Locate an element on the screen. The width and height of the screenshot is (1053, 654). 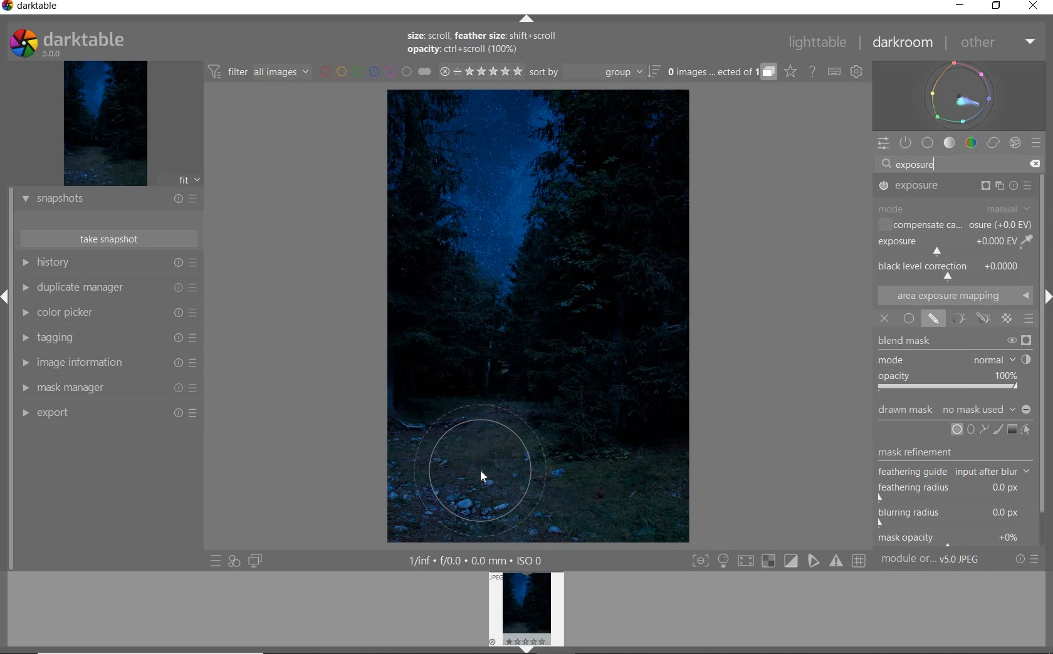
SHOW ONLY ACTIVE MODULES is located at coordinates (906, 143).